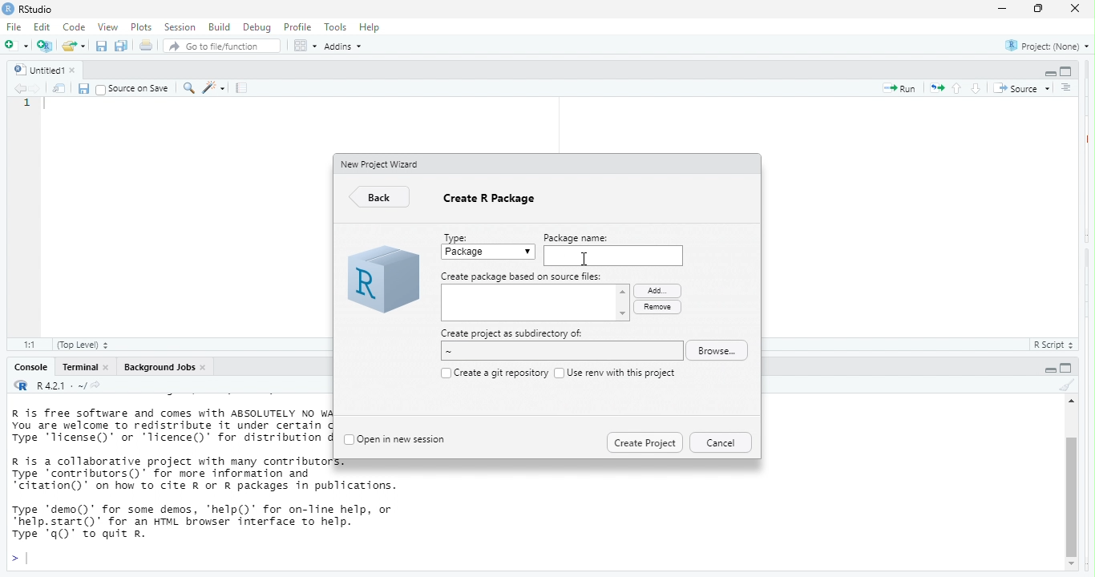 This screenshot has height=577, width=1095. I want to click on scroll down, so click(1073, 565).